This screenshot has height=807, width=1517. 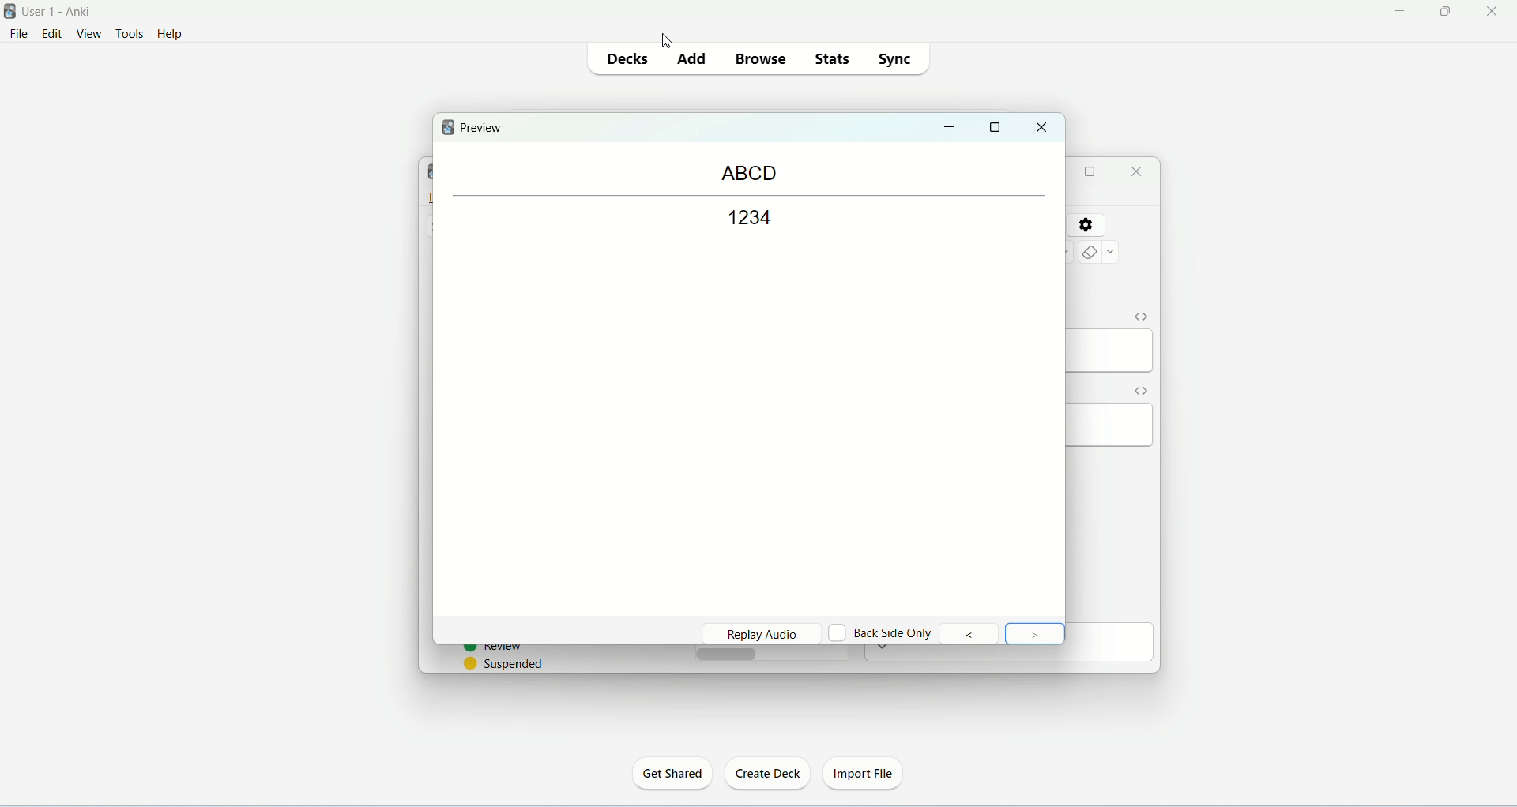 What do you see at coordinates (771, 654) in the screenshot?
I see `horizontal scroll bar` at bounding box center [771, 654].